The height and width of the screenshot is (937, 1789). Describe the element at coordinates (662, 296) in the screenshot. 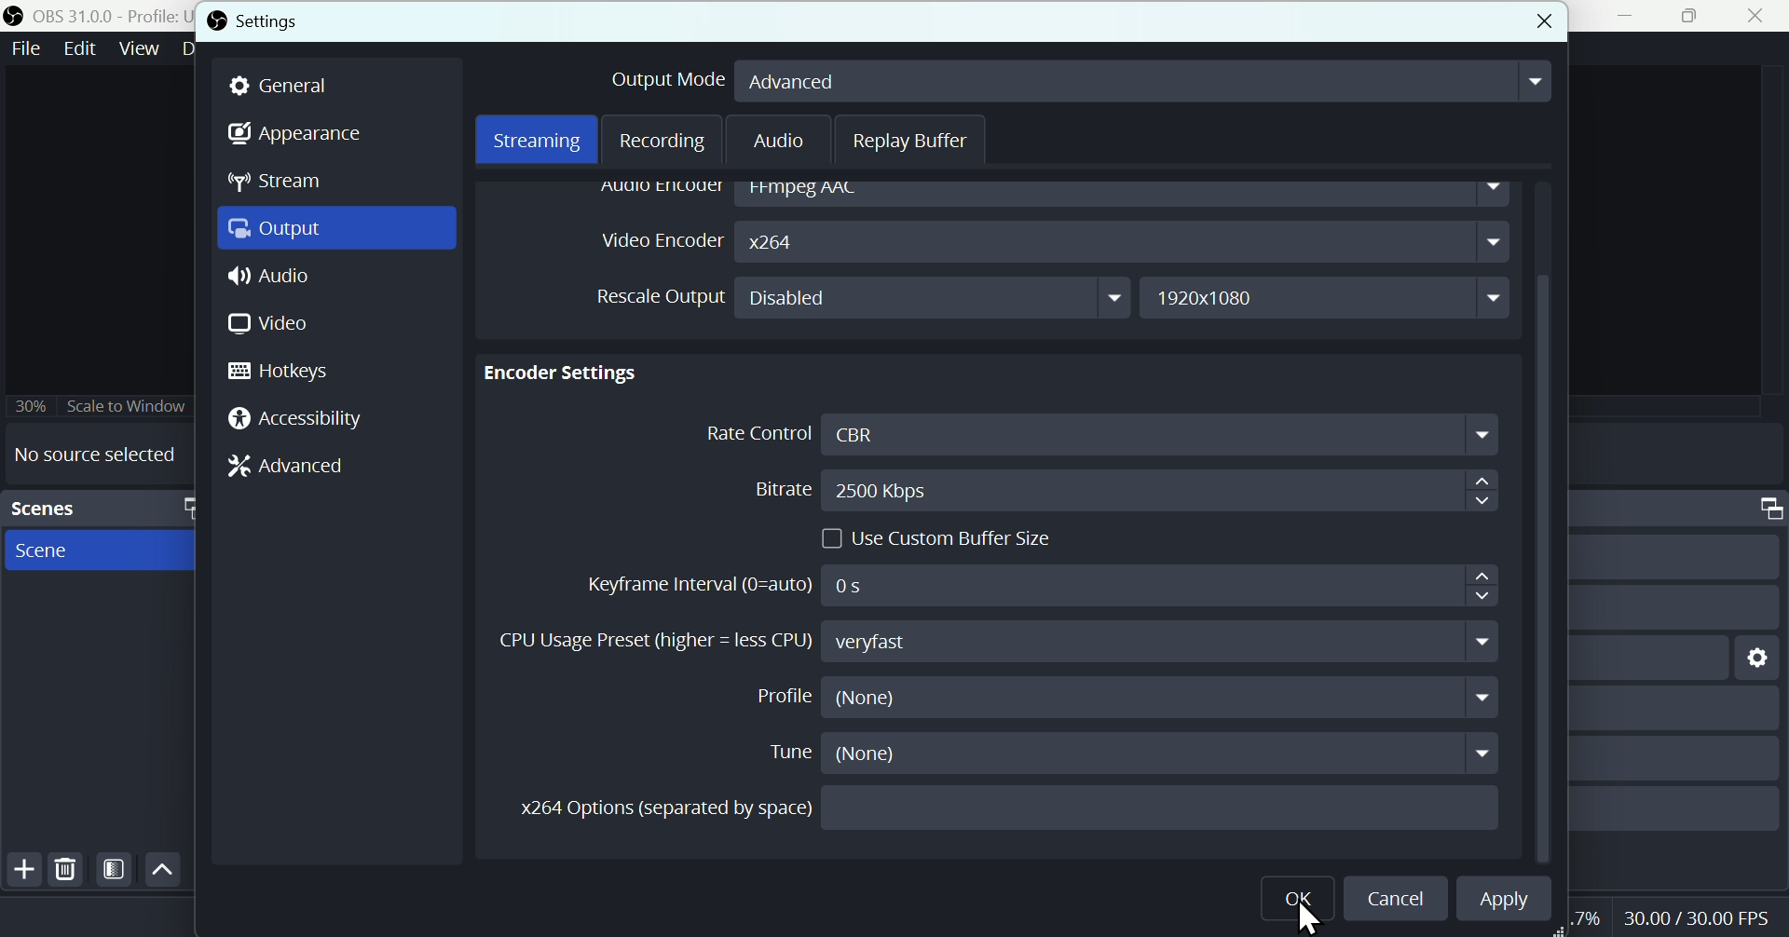

I see `Rescale Output` at that location.